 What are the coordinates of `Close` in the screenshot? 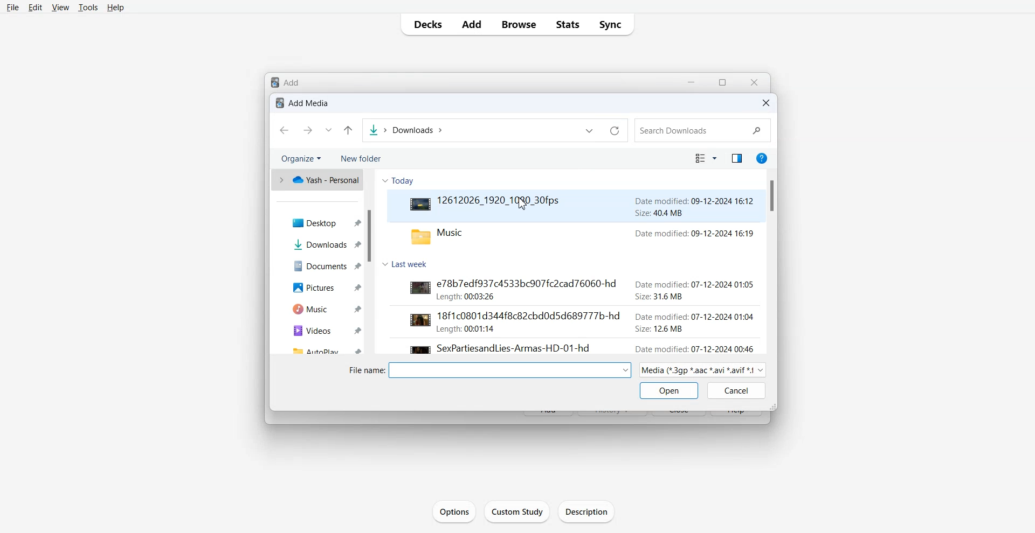 It's located at (754, 81).